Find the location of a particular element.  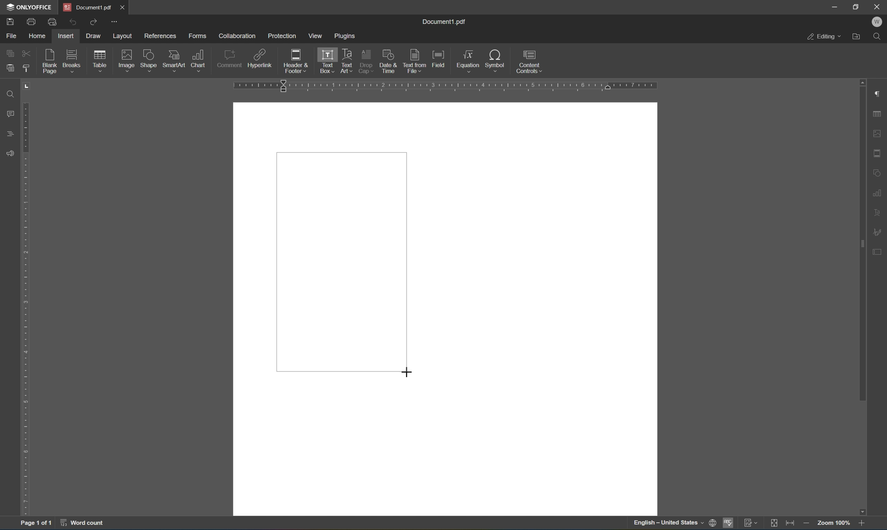

symbol is located at coordinates (497, 62).